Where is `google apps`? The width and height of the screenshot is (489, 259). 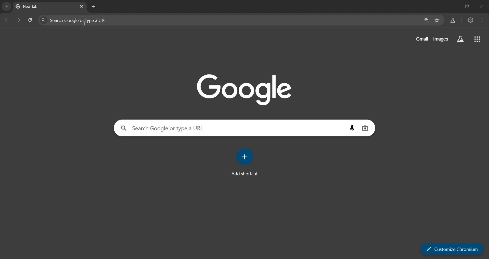 google apps is located at coordinates (478, 38).